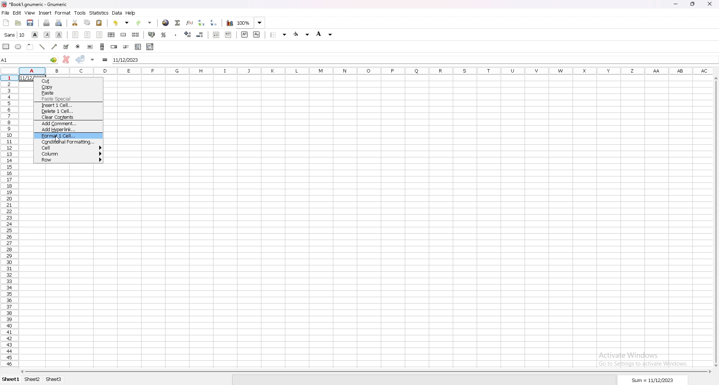 The image size is (719, 385). Describe the element at coordinates (229, 35) in the screenshot. I see `increase indent` at that location.